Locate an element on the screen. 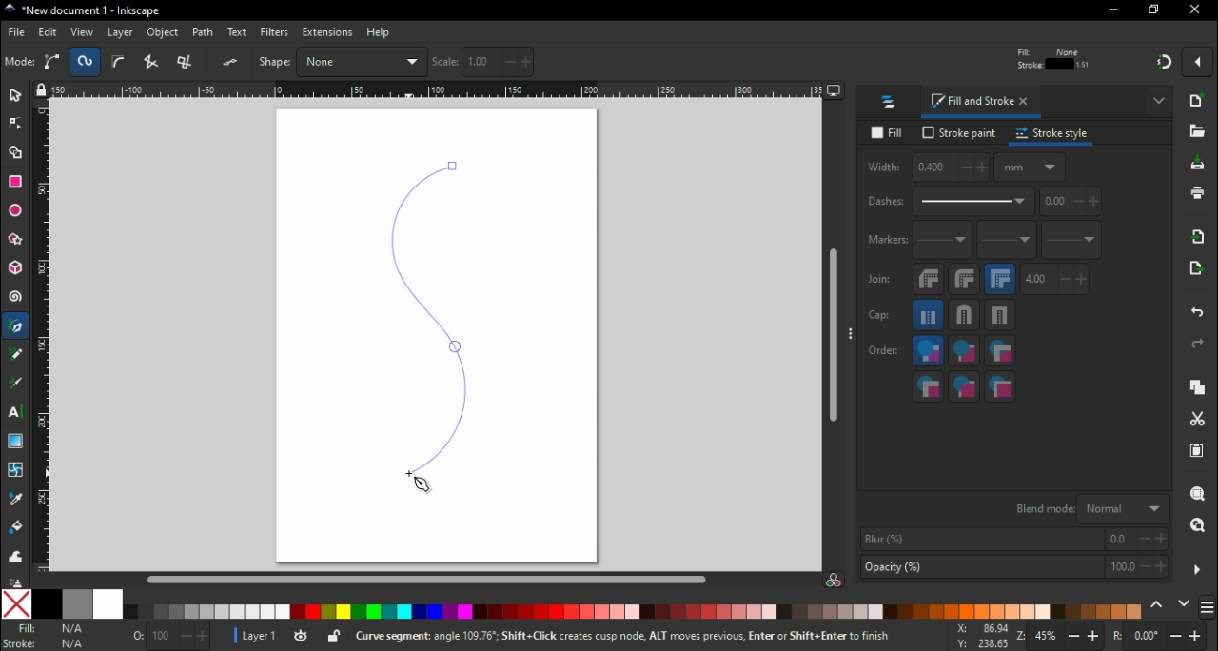 The height and width of the screenshot is (651, 1218). 50% grey is located at coordinates (79, 603).